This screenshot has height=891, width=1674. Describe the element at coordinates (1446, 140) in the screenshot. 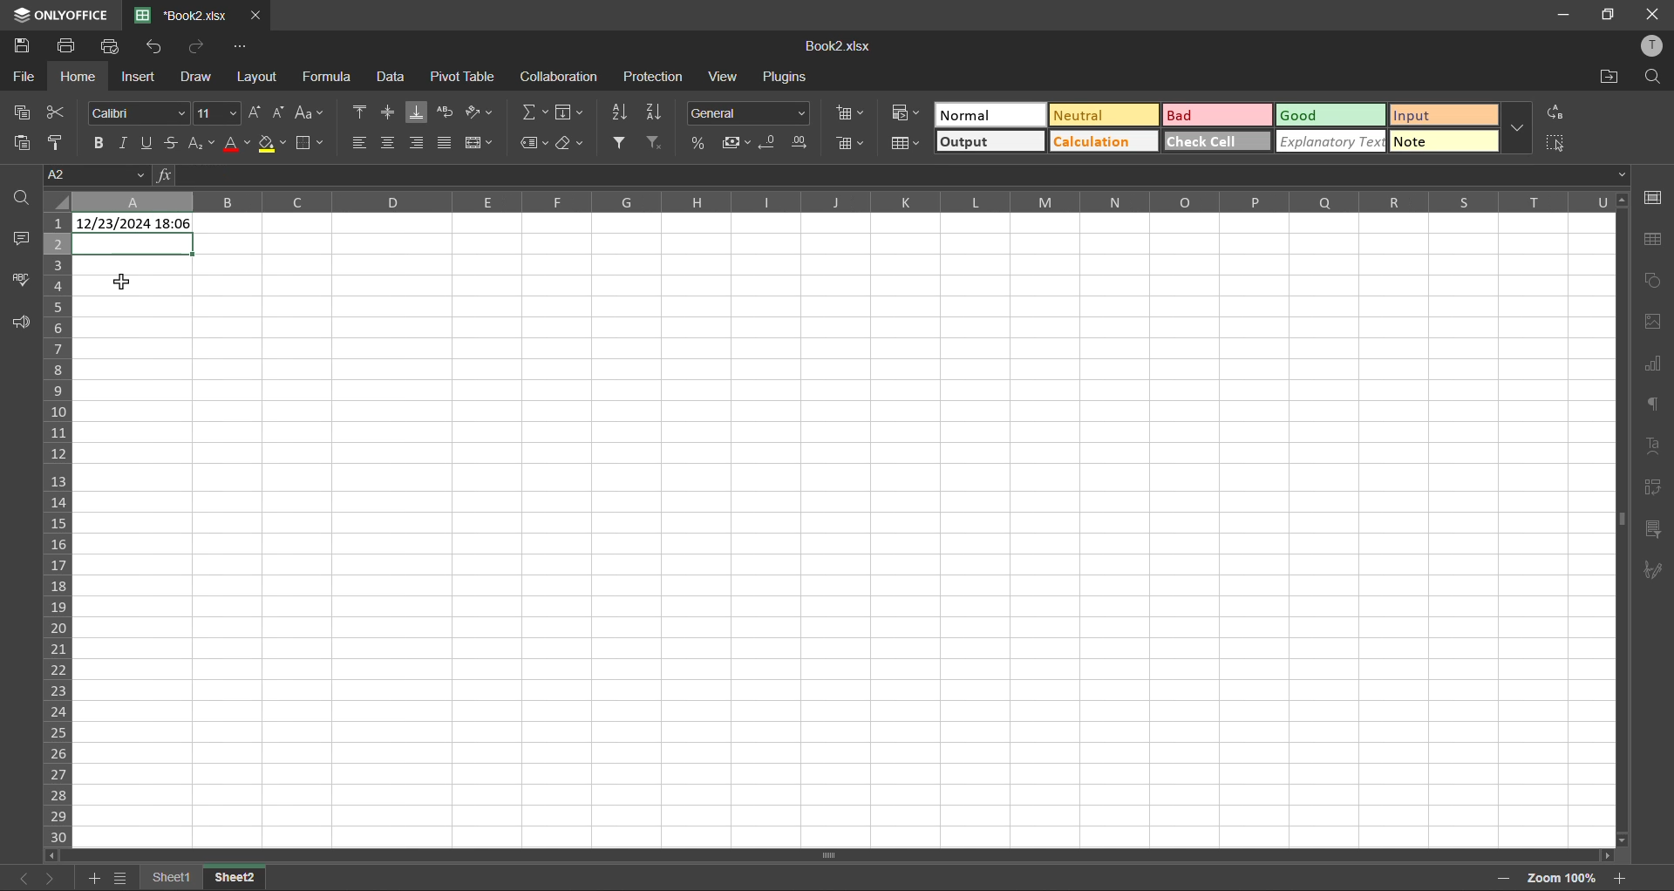

I see `note` at that location.